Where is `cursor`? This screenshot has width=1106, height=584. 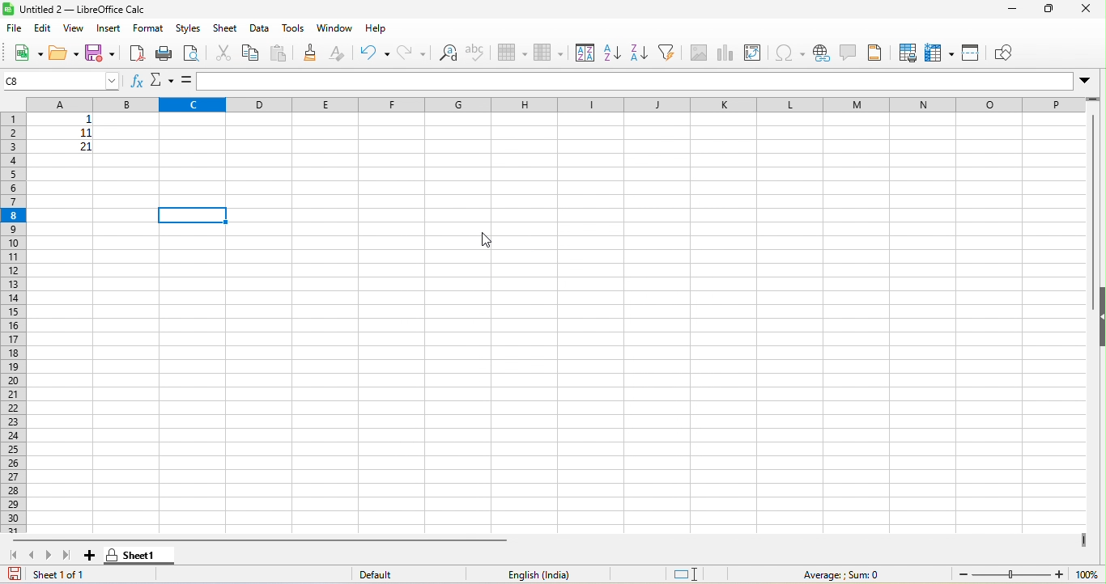 cursor is located at coordinates (484, 240).